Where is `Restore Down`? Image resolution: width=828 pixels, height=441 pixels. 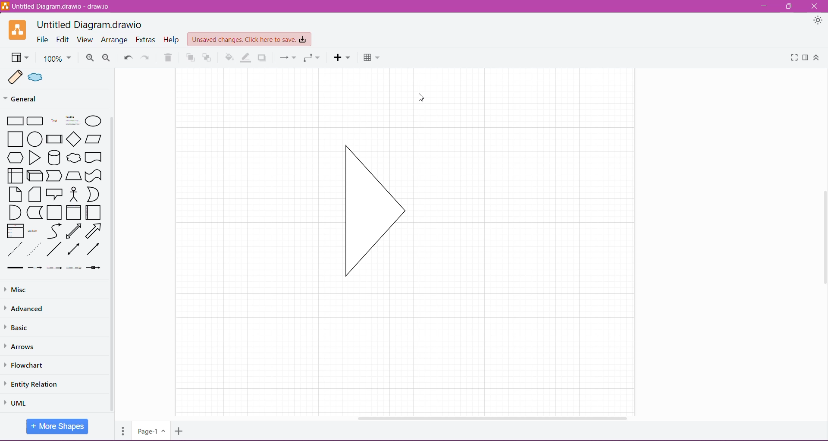 Restore Down is located at coordinates (790, 6).